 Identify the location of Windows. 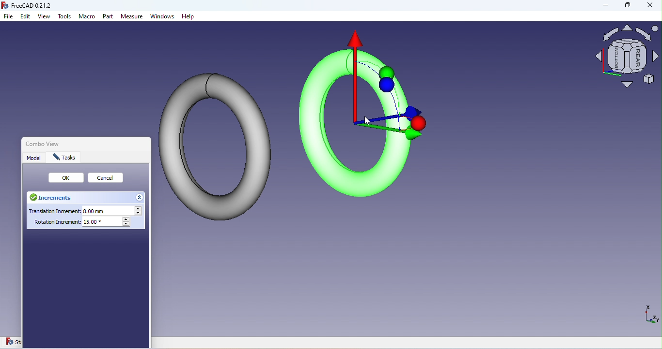
(163, 17).